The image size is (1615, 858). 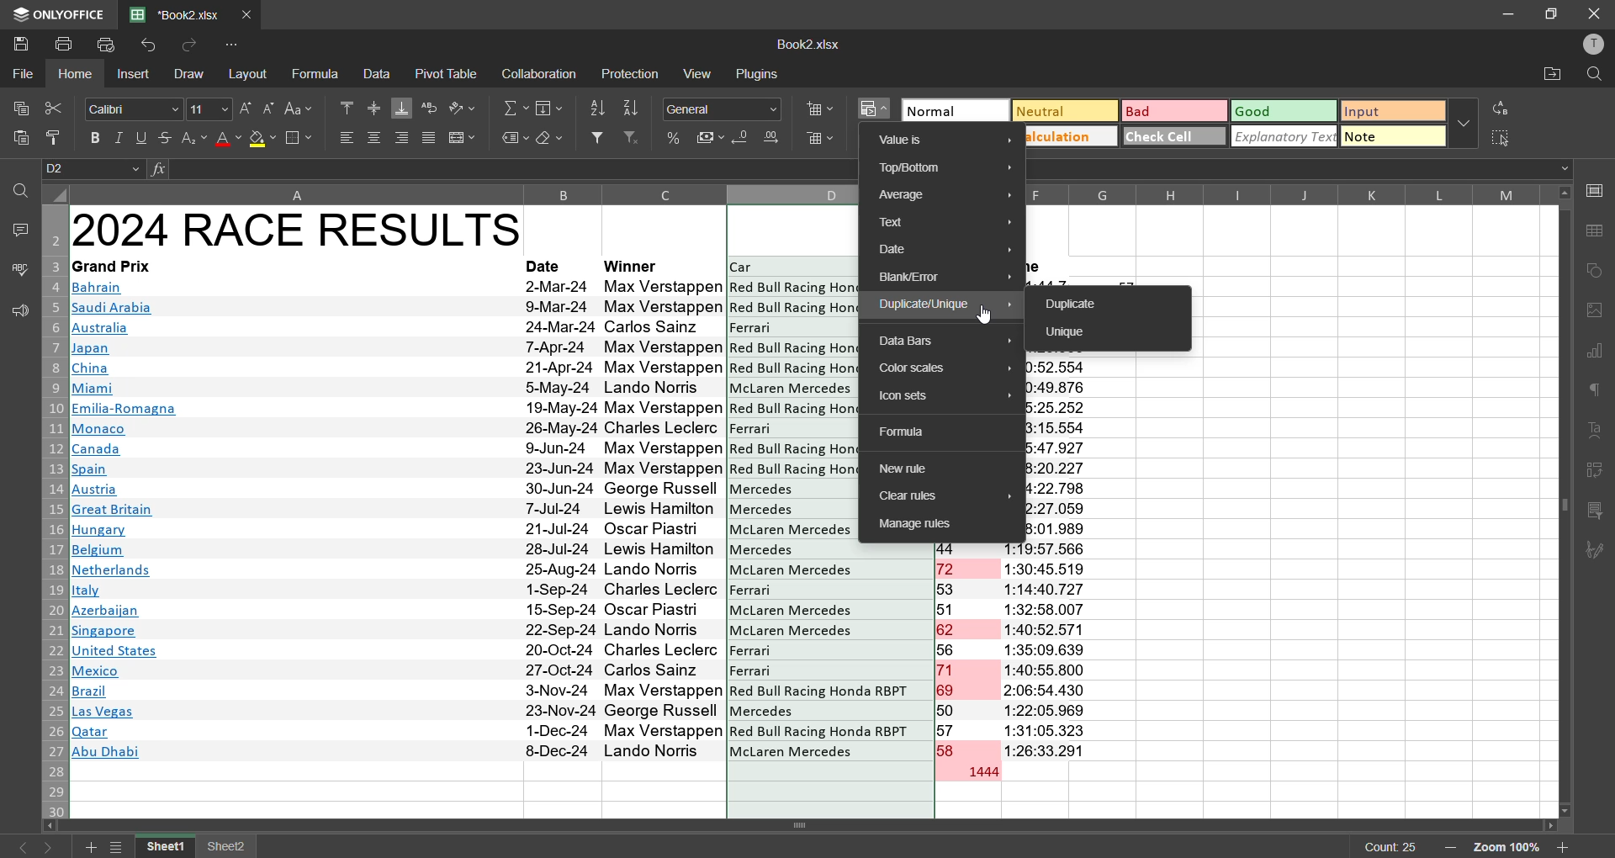 I want to click on pivot table, so click(x=447, y=73).